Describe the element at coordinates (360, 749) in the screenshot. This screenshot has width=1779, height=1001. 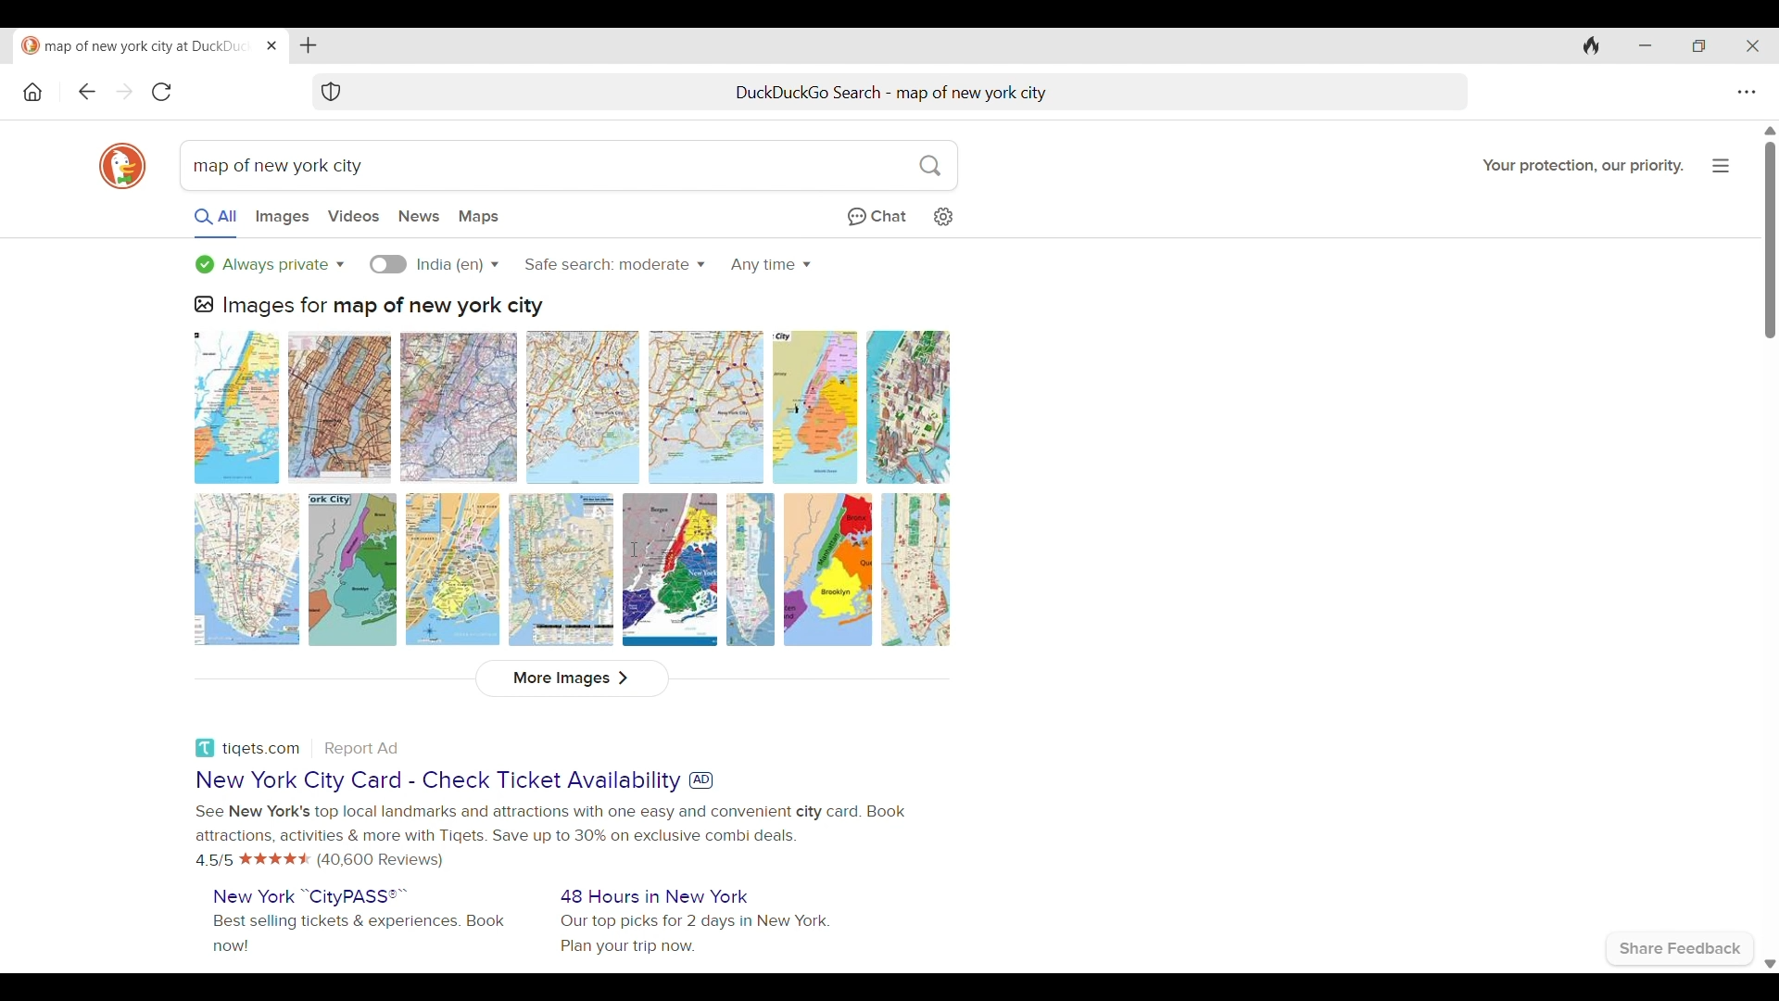
I see `Report Ad` at that location.